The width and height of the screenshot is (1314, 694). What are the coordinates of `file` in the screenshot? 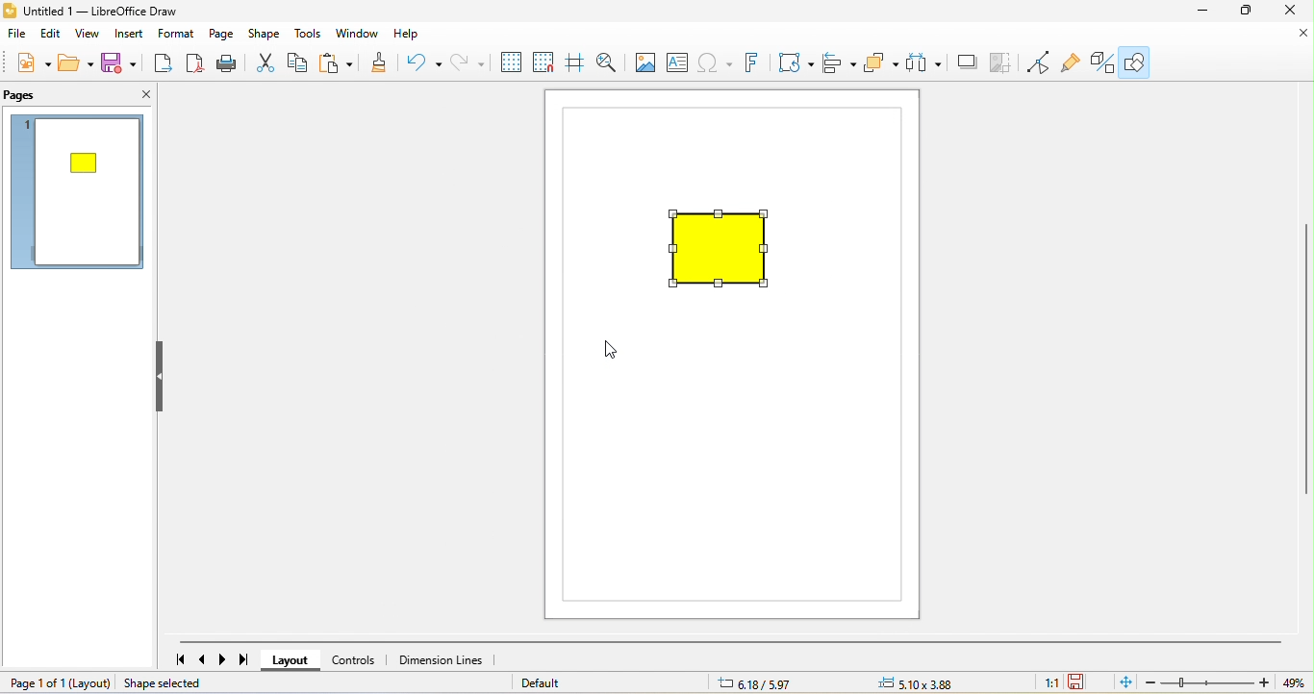 It's located at (18, 33).